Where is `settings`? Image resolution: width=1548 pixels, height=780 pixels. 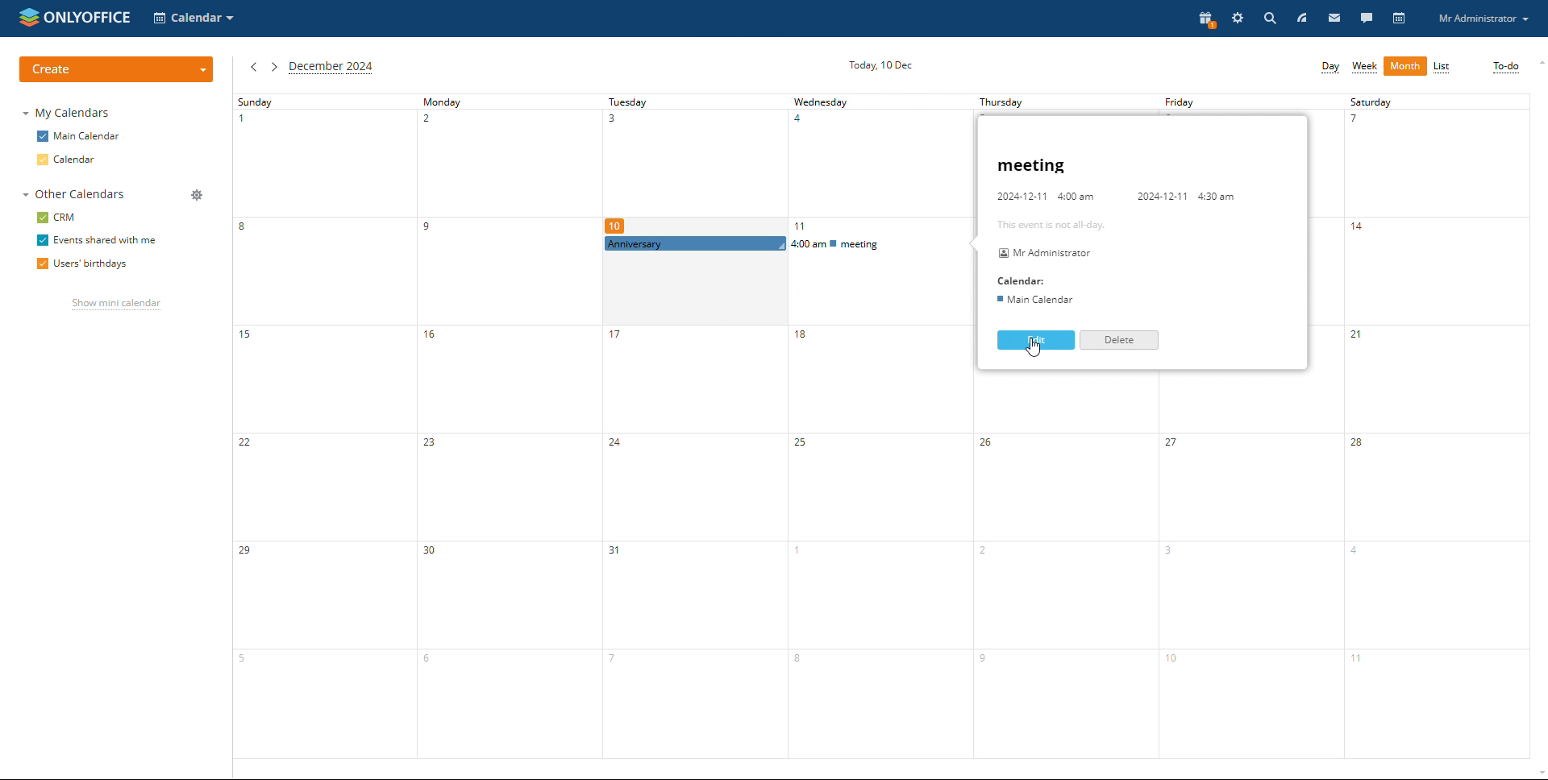 settings is located at coordinates (1238, 19).